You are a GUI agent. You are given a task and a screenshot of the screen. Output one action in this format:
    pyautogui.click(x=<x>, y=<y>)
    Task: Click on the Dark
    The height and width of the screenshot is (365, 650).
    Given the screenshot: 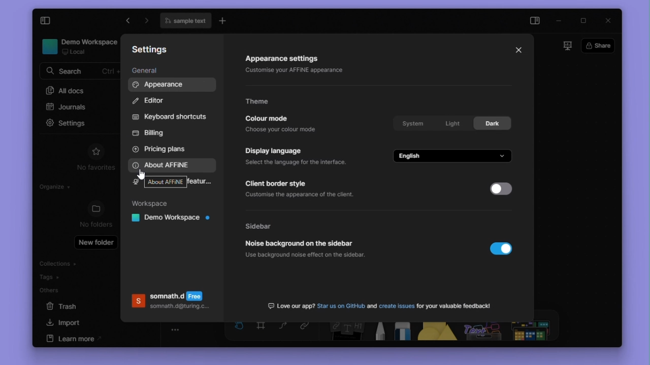 What is the action you would take?
    pyautogui.click(x=493, y=123)
    